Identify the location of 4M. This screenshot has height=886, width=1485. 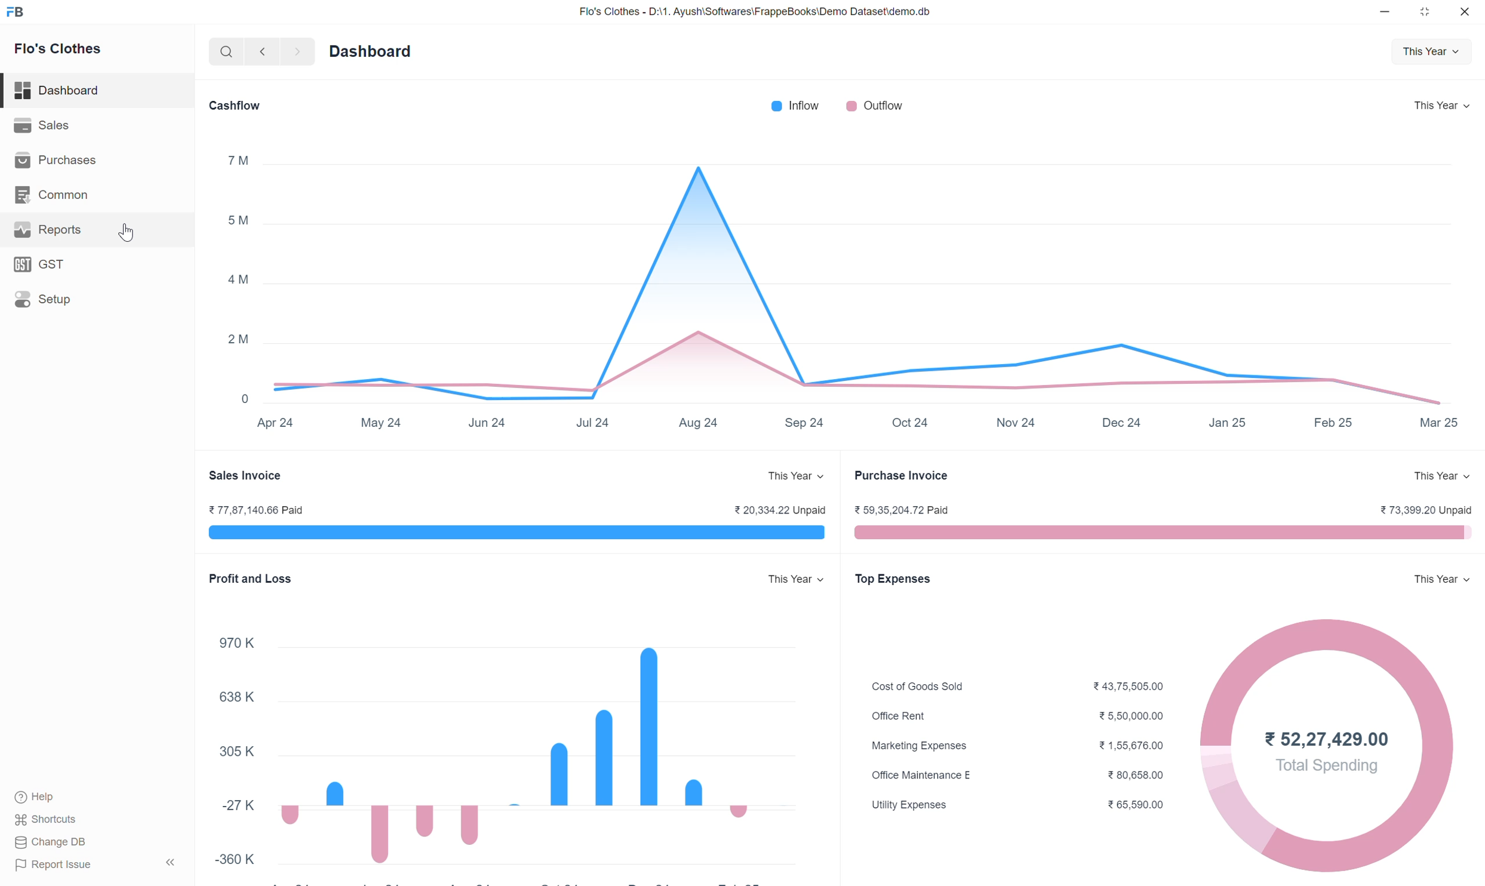
(236, 283).